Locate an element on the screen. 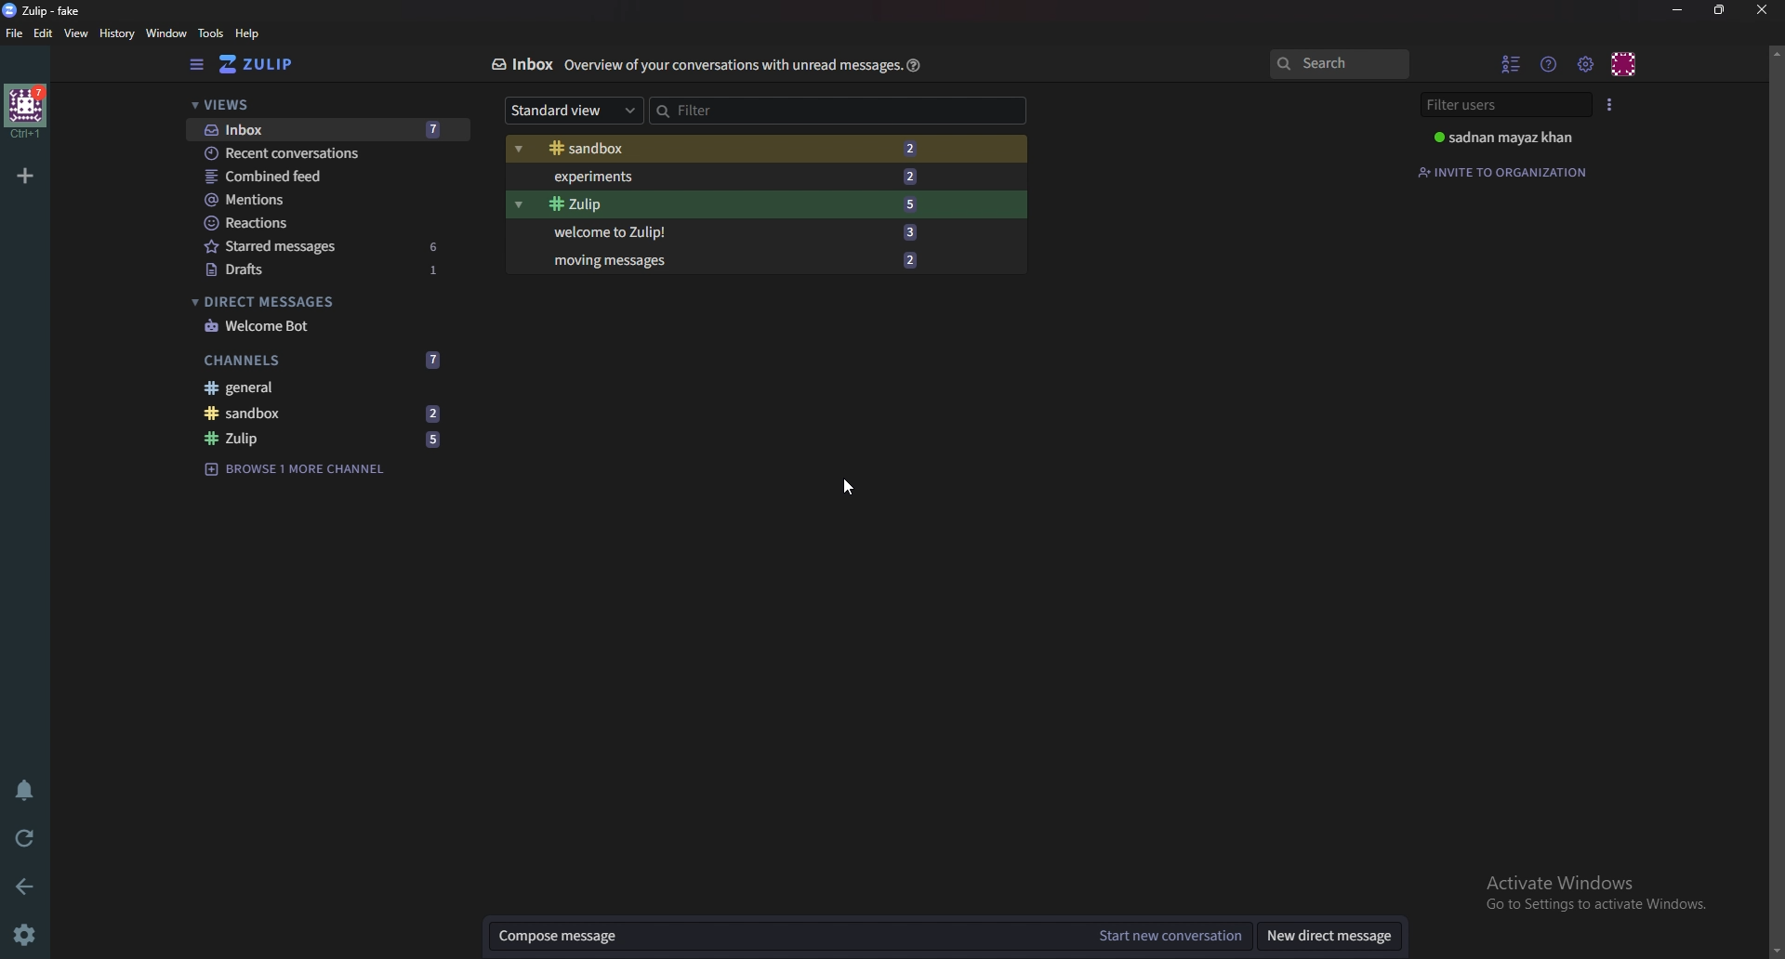 This screenshot has width=1785, height=959. Welcome to Zulip 3 is located at coordinates (731, 231).